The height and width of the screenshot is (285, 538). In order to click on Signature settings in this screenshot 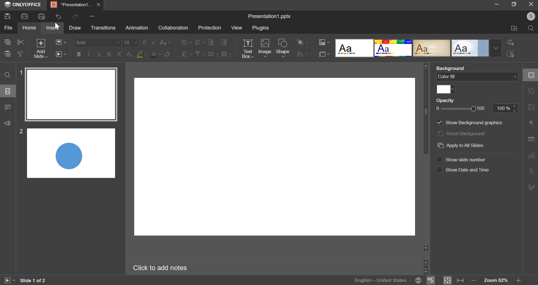, I will do `click(532, 187)`.